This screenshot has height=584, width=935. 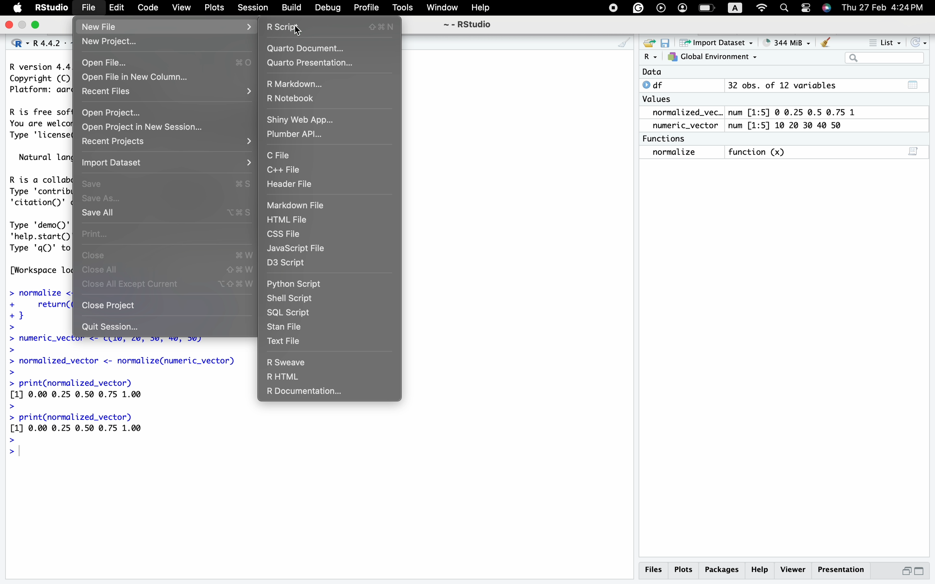 What do you see at coordinates (650, 44) in the screenshot?
I see `open file` at bounding box center [650, 44].